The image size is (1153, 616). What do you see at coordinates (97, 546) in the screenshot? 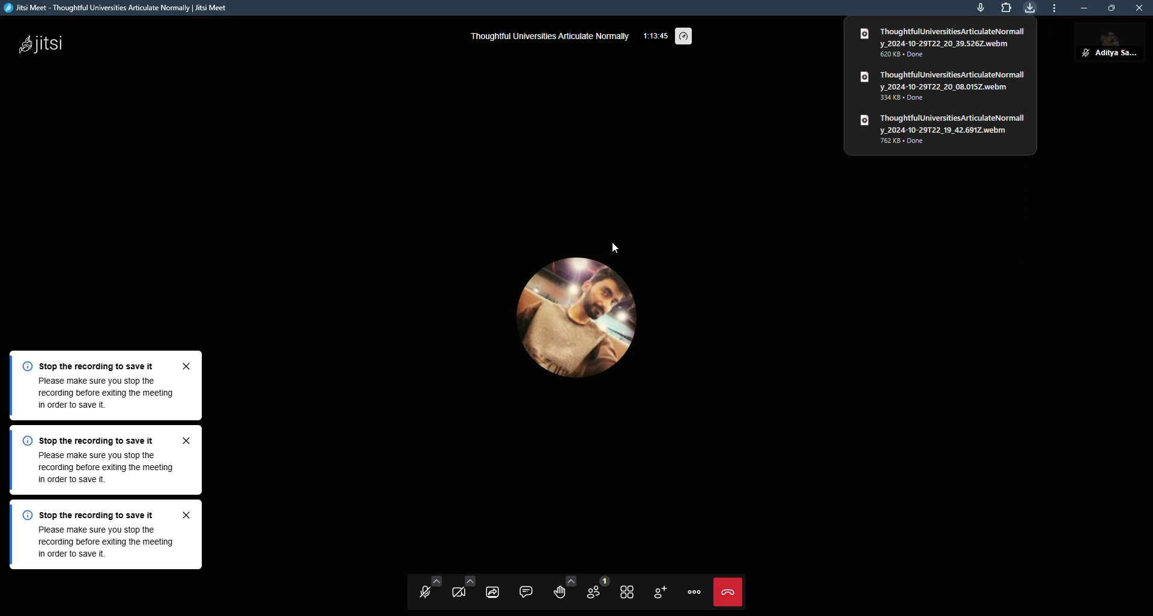
I see `Please make sure you stop therecording before exiting the meeting in order to save it` at bounding box center [97, 546].